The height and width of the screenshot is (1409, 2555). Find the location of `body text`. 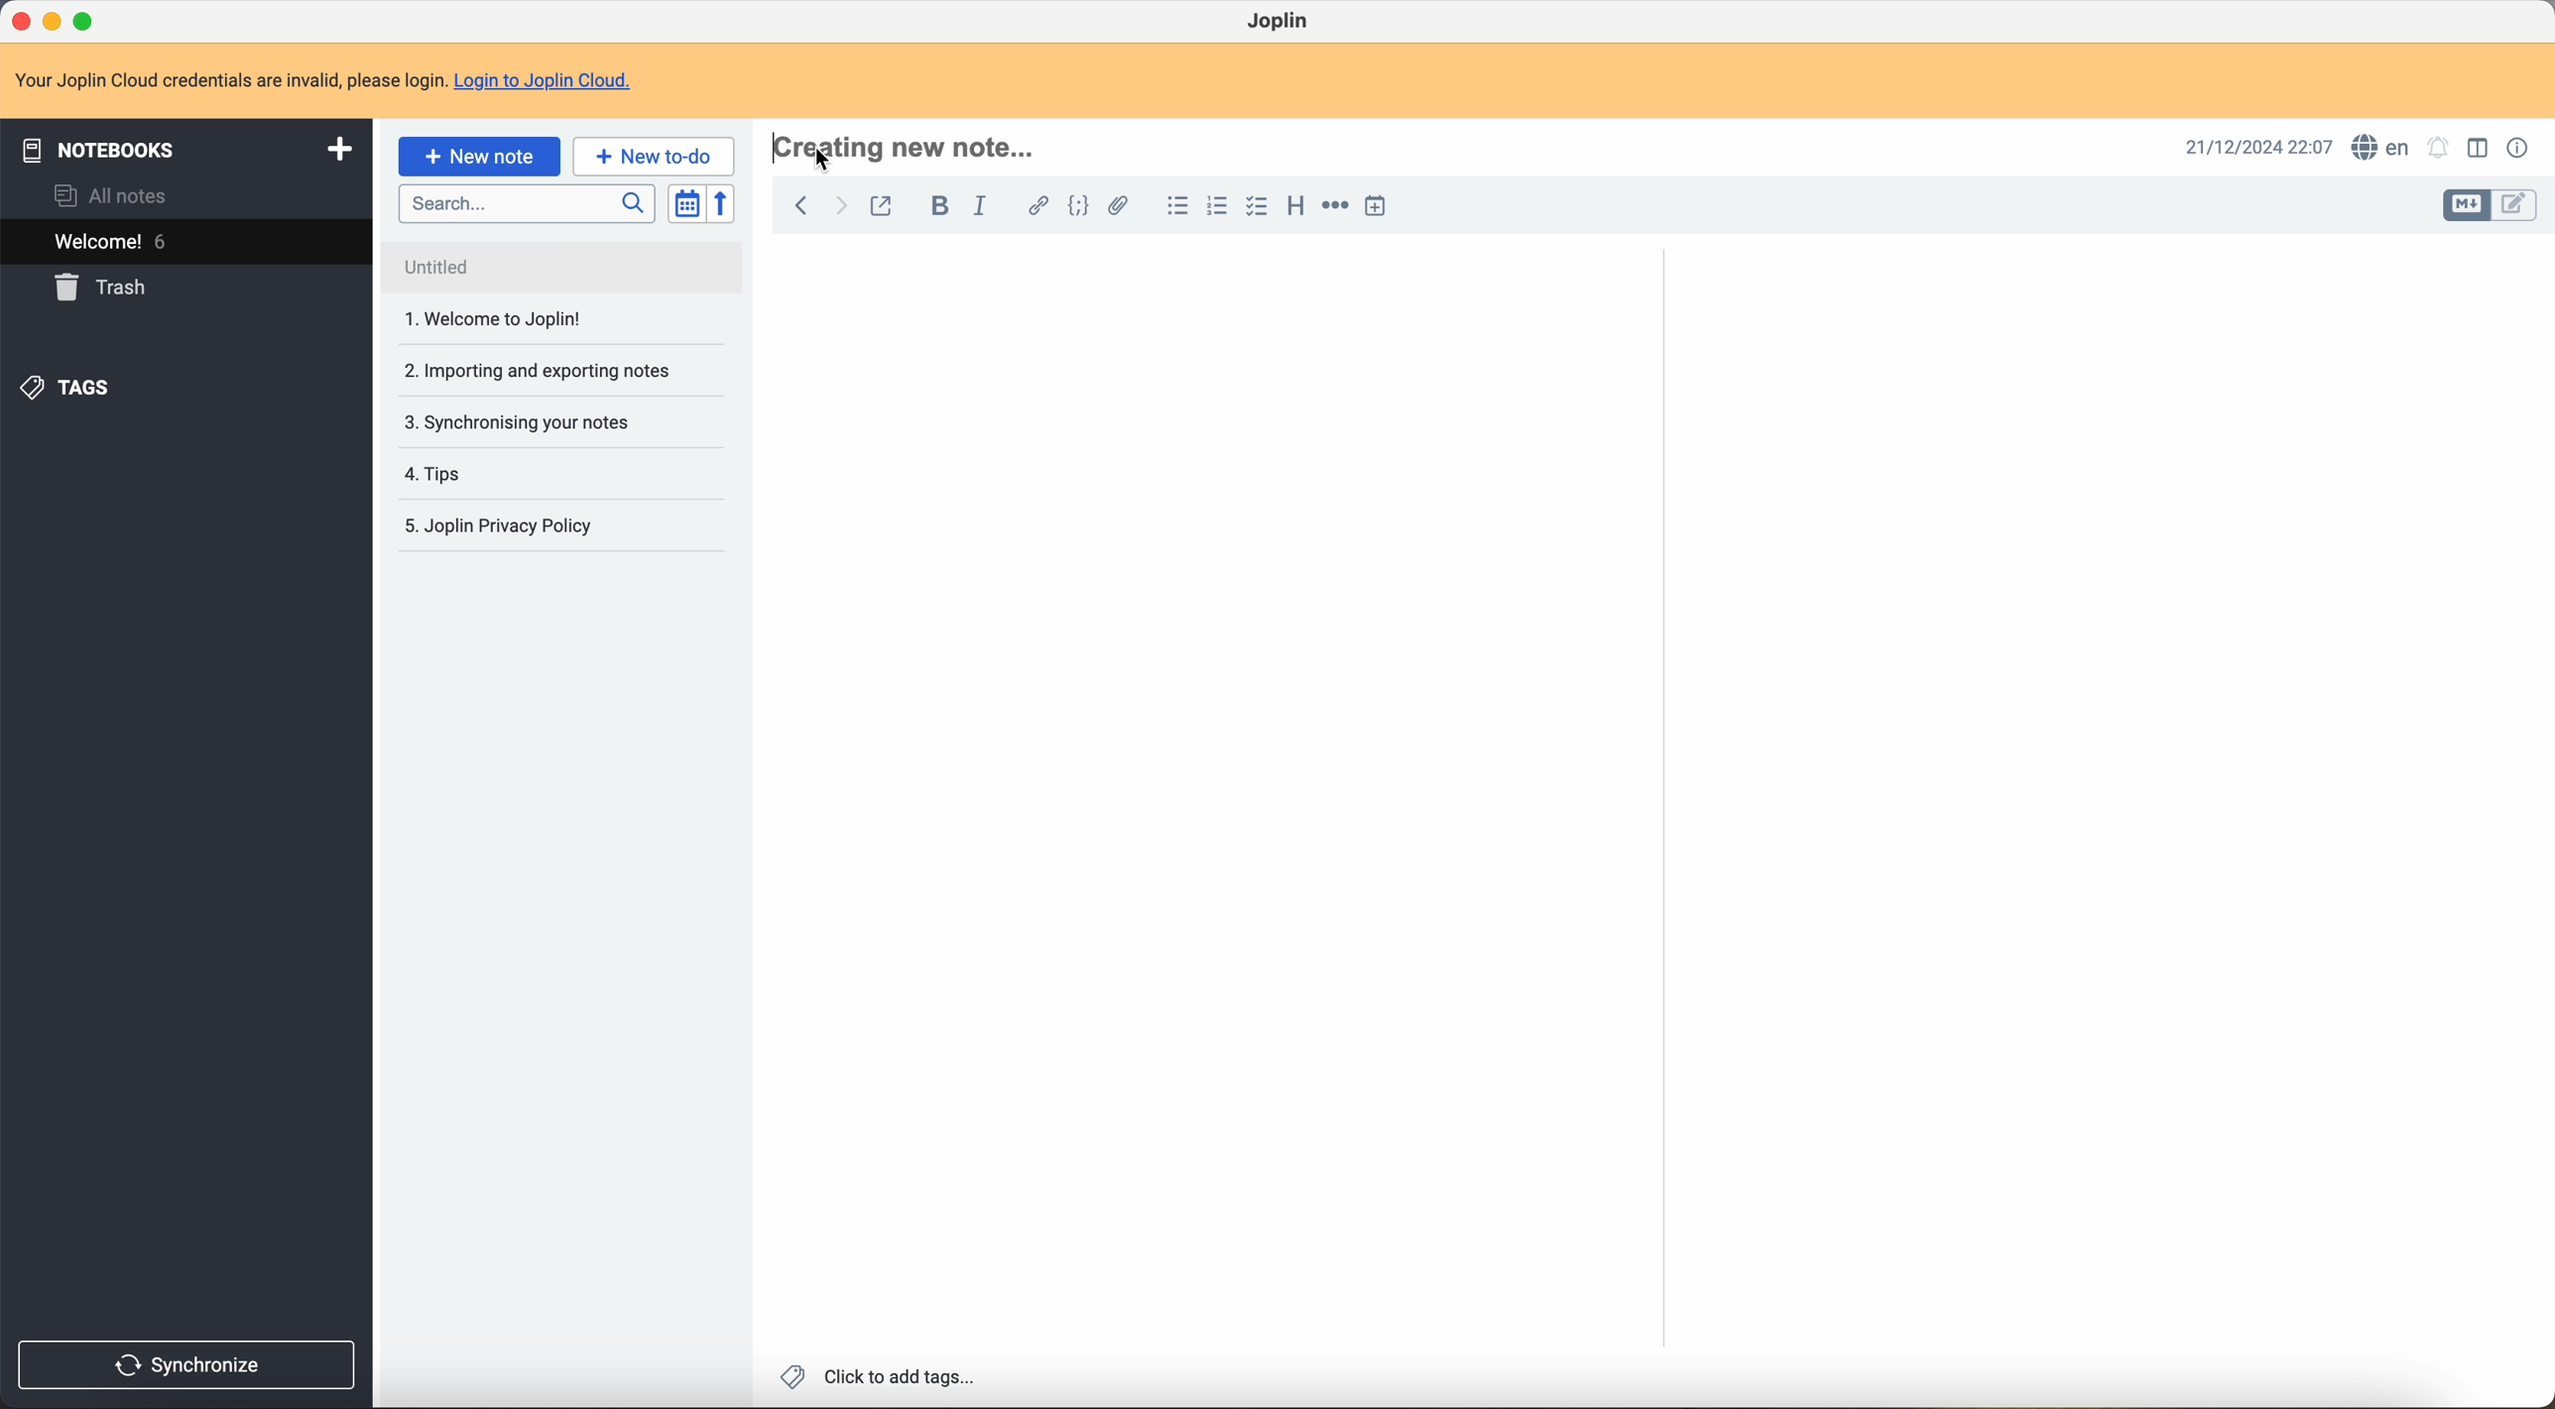

body text is located at coordinates (1197, 800).